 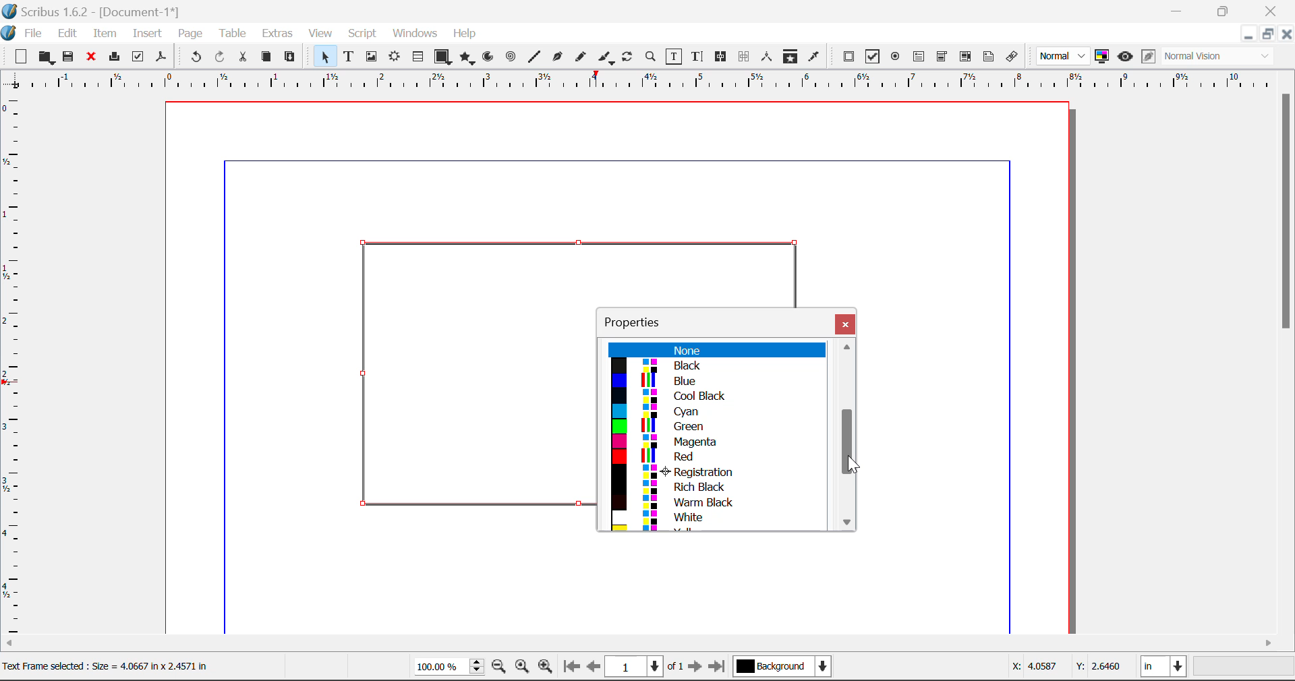 What do you see at coordinates (20, 57) in the screenshot?
I see `New` at bounding box center [20, 57].